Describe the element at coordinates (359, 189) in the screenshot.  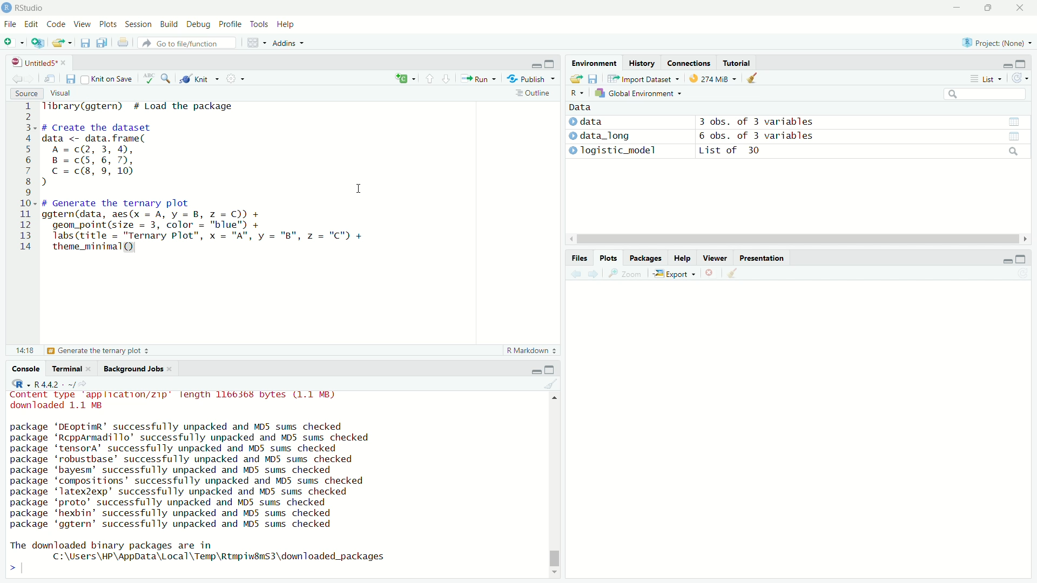
I see `cursor` at that location.